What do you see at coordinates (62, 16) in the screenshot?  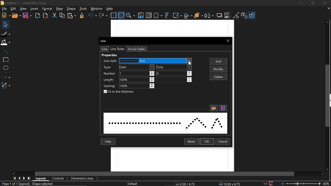 I see `Copy` at bounding box center [62, 16].